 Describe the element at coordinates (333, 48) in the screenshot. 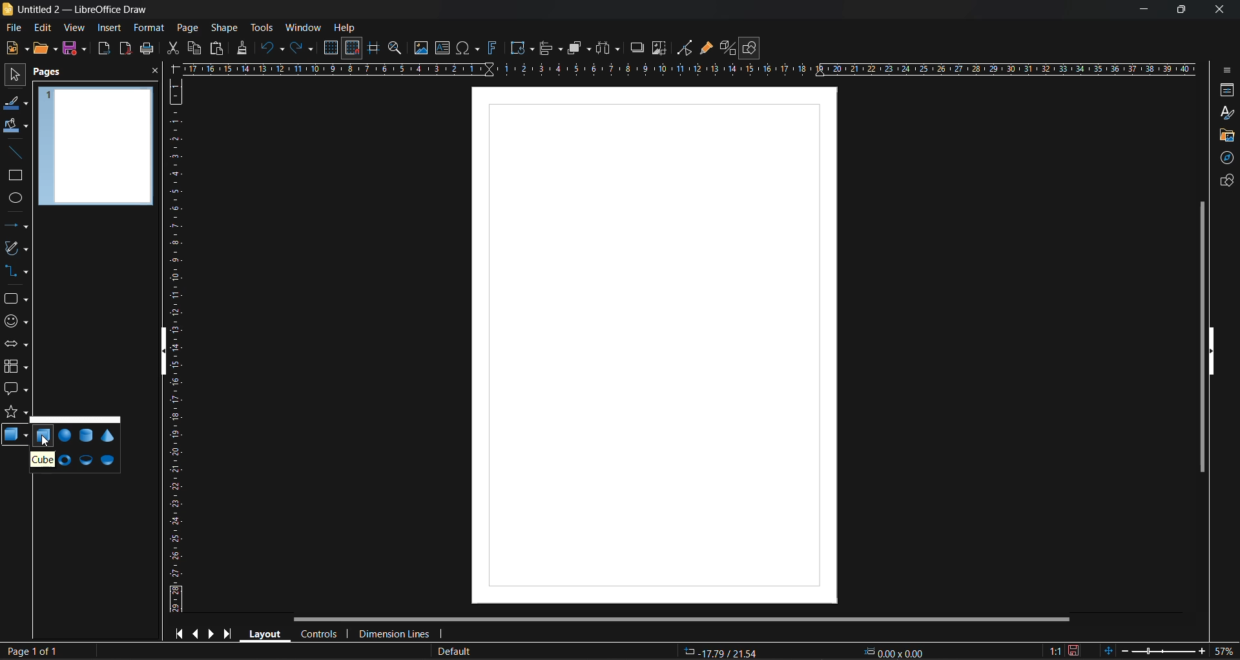

I see `display grid` at that location.